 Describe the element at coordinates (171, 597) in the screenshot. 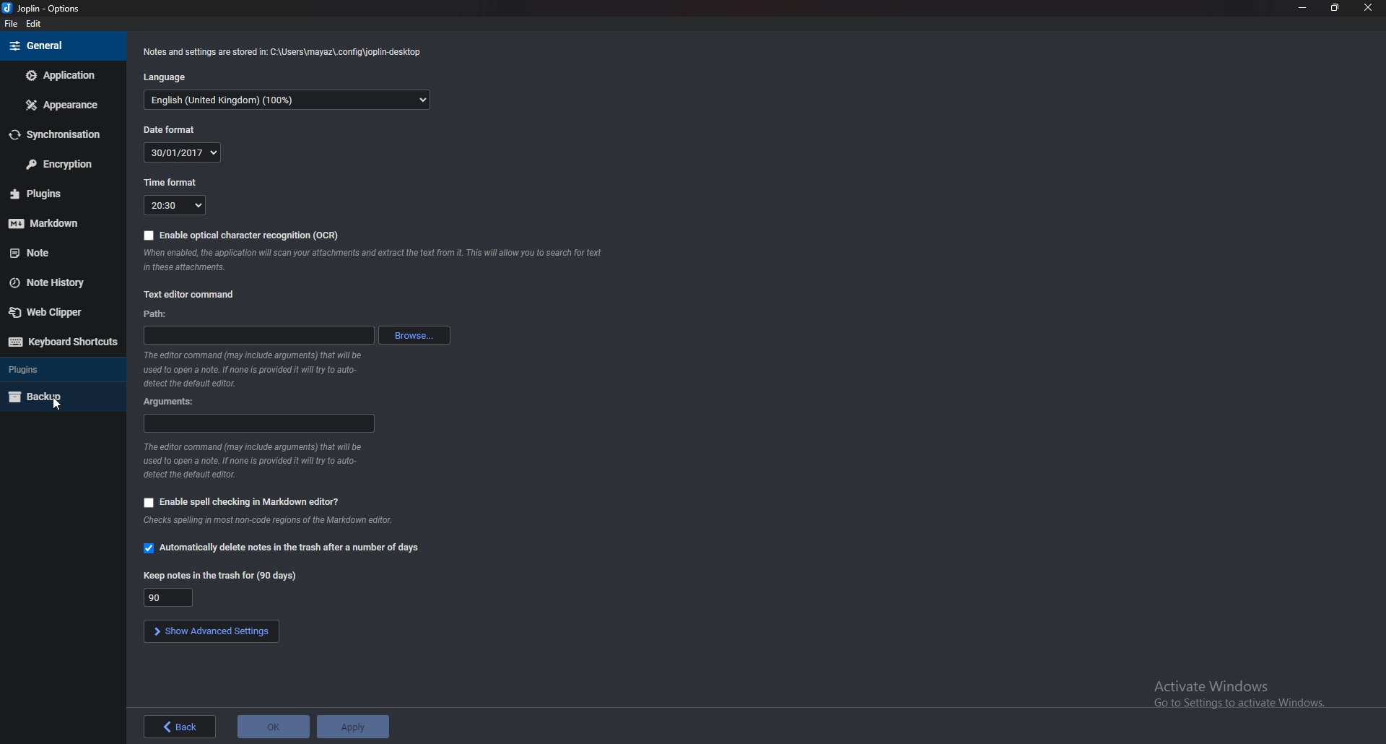

I see `90 days` at that location.